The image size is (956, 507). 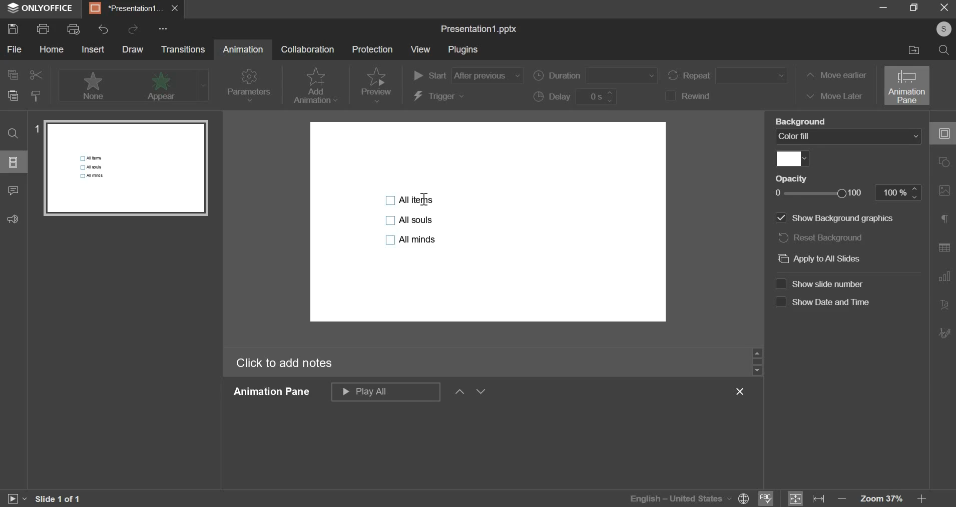 What do you see at coordinates (462, 50) in the screenshot?
I see `plugins` at bounding box center [462, 50].